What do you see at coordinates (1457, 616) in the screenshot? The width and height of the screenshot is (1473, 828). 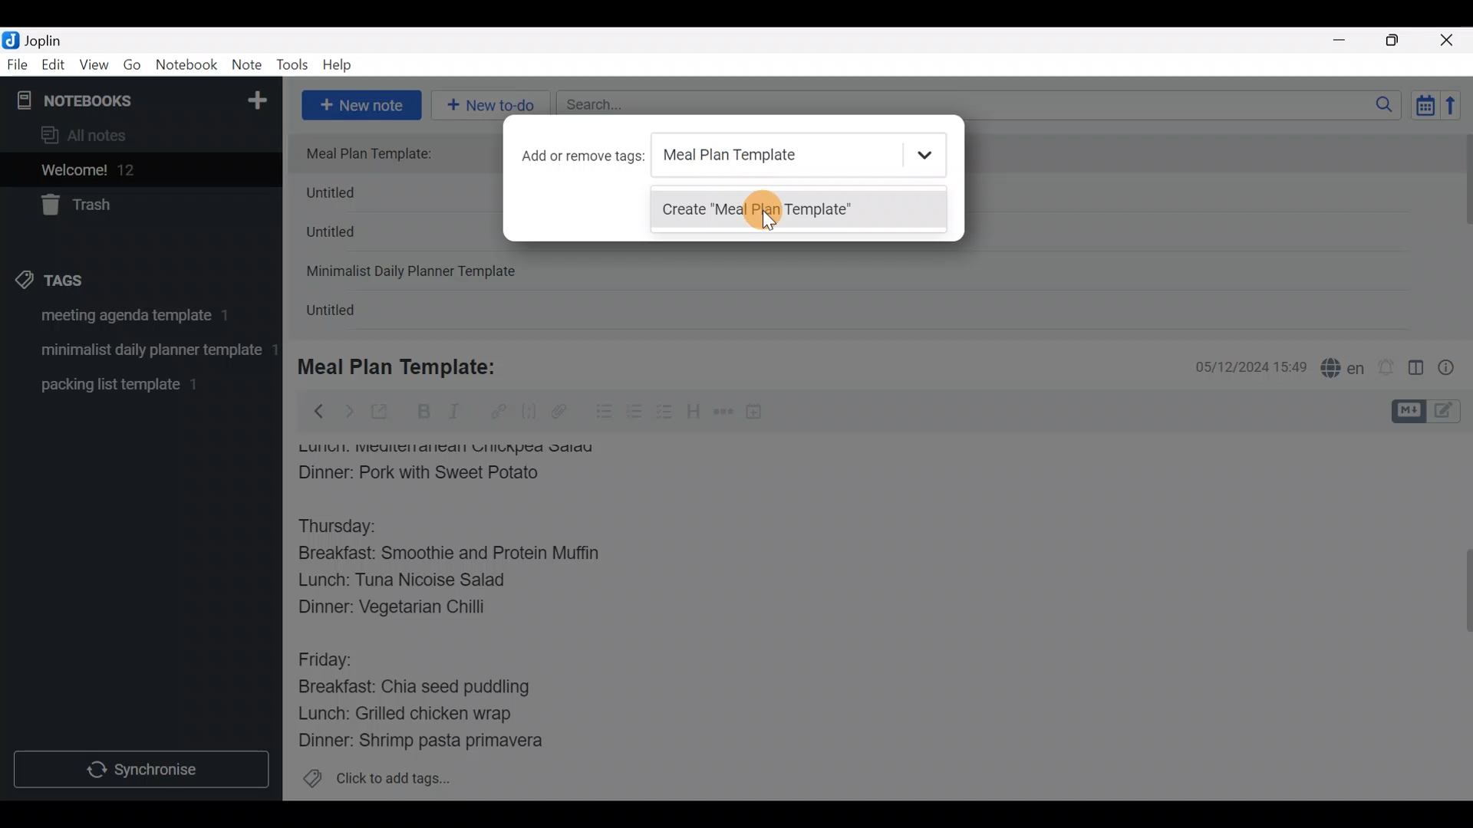 I see `Scroll bar` at bounding box center [1457, 616].